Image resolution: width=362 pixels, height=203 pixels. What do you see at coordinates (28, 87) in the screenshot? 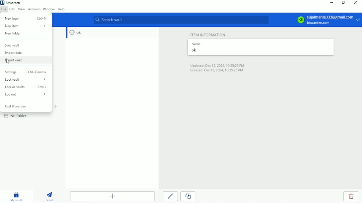
I see `Lock all vaults` at bounding box center [28, 87].